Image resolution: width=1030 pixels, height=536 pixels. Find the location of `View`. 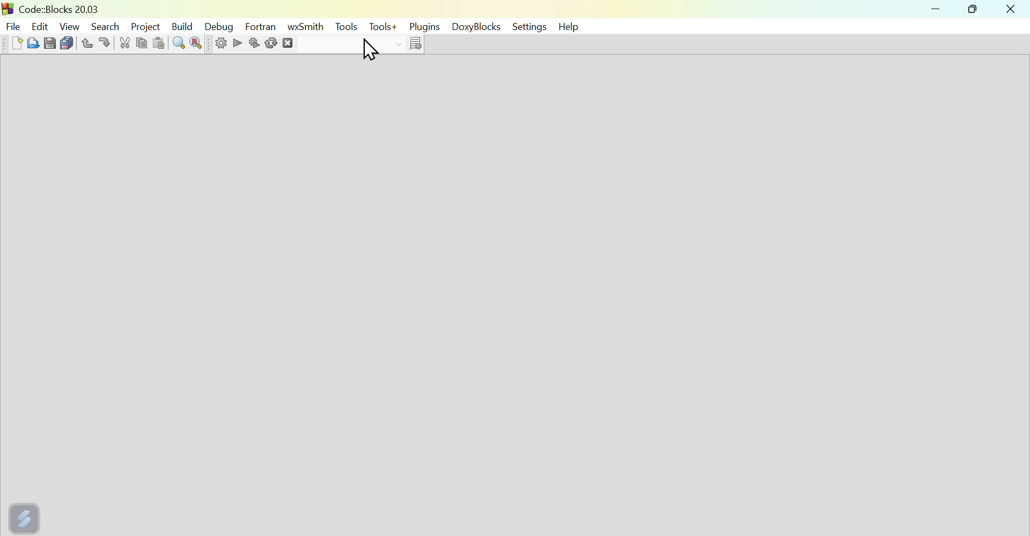

View is located at coordinates (70, 25).